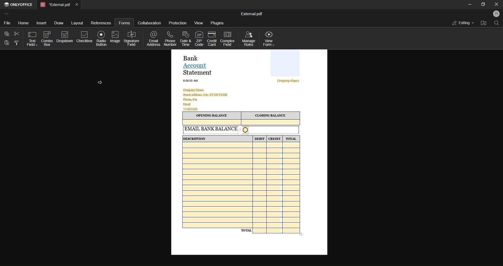  What do you see at coordinates (58, 23) in the screenshot?
I see `draw` at bounding box center [58, 23].